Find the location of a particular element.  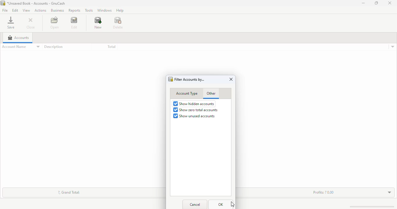

close is located at coordinates (390, 3).